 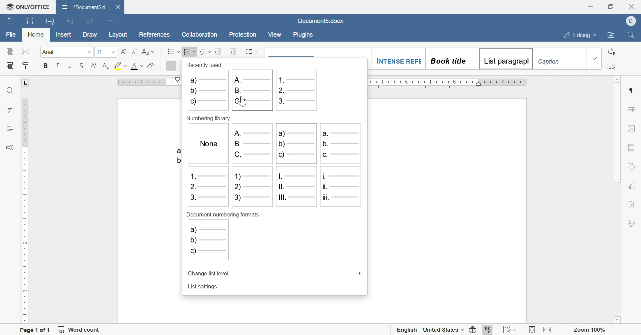 What do you see at coordinates (49, 52) in the screenshot?
I see `arial` at bounding box center [49, 52].